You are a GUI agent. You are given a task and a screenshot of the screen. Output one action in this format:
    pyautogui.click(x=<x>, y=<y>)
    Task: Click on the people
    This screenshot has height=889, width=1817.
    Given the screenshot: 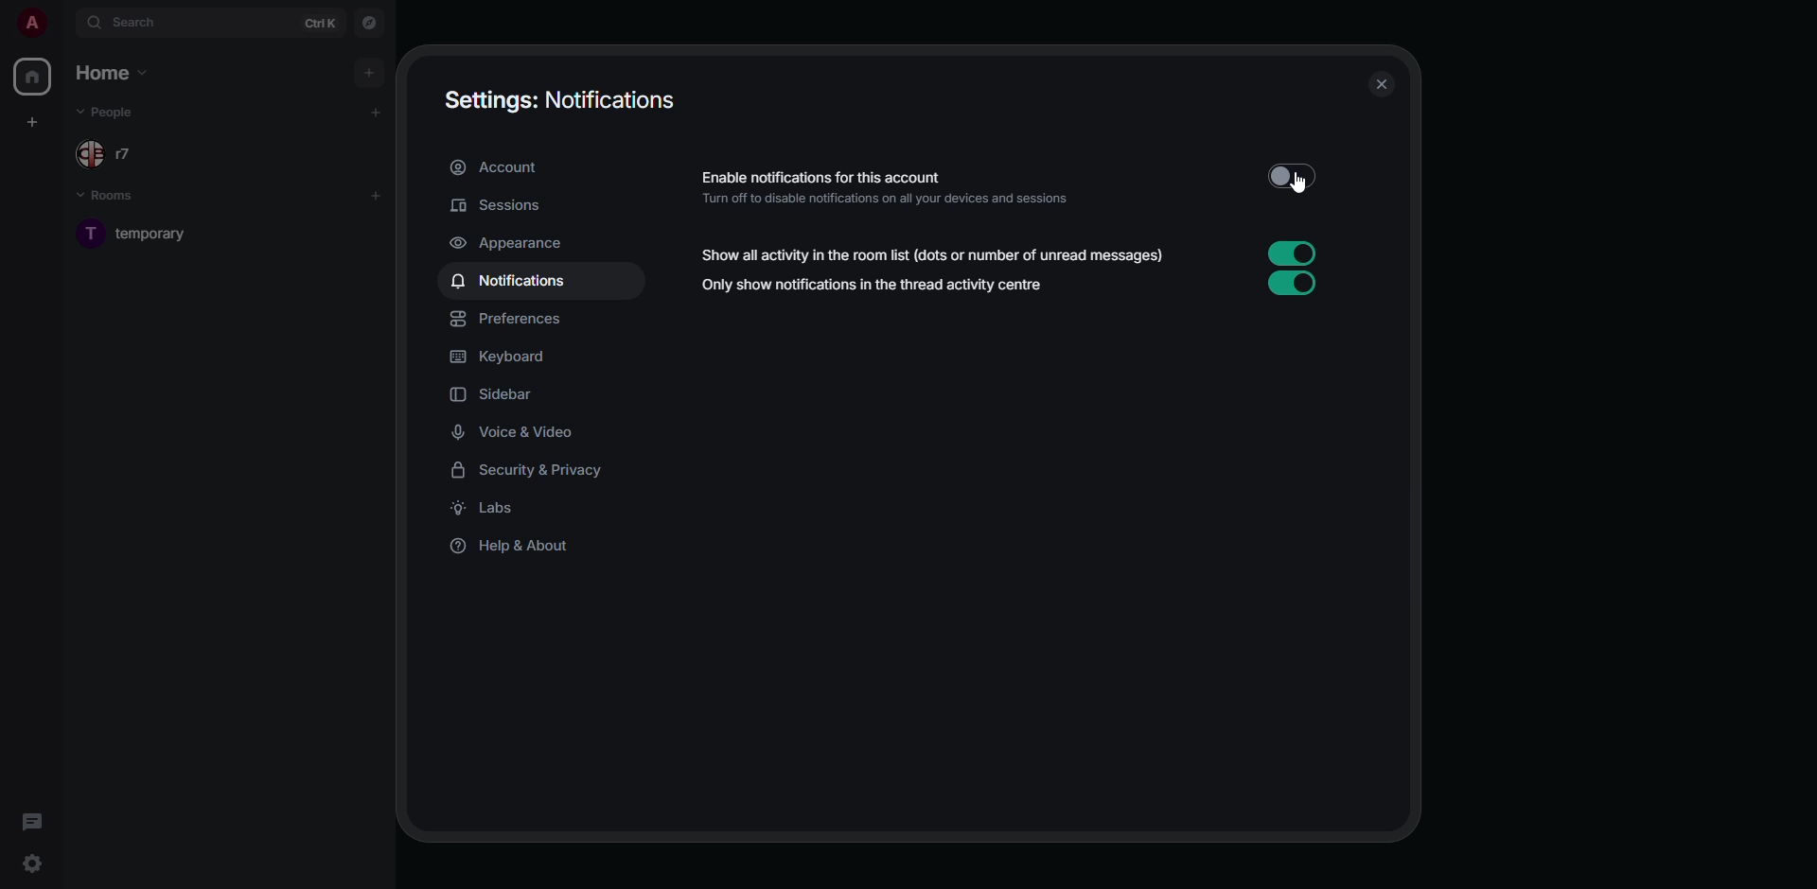 What is the action you would take?
    pyautogui.click(x=110, y=112)
    